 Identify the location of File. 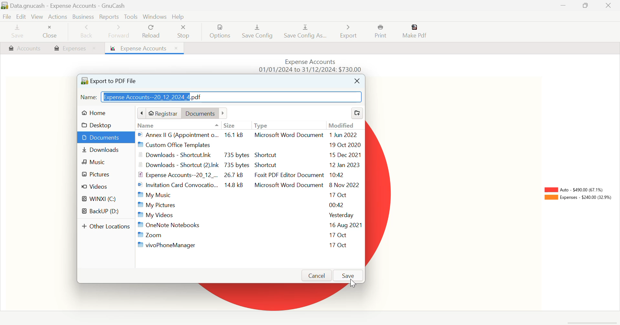
(7, 16).